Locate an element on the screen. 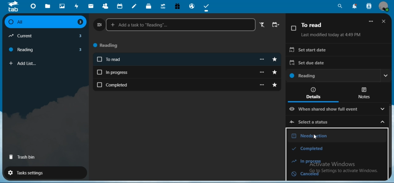  dashboard is located at coordinates (33, 6).